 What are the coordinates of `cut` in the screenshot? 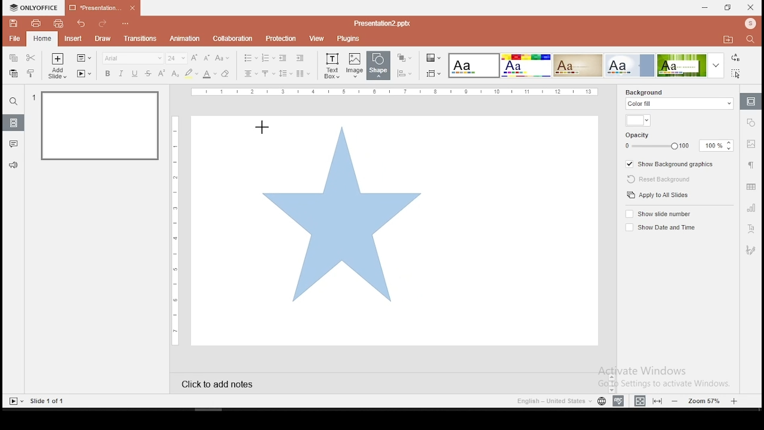 It's located at (30, 58).